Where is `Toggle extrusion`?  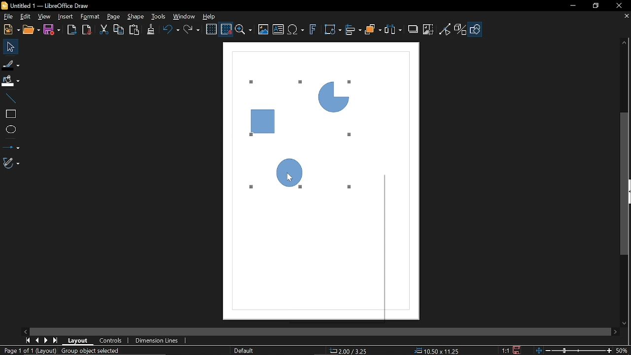 Toggle extrusion is located at coordinates (460, 31).